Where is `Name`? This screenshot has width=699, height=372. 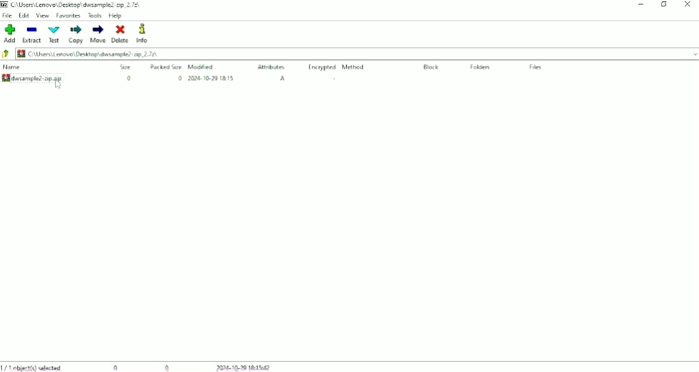
Name is located at coordinates (13, 67).